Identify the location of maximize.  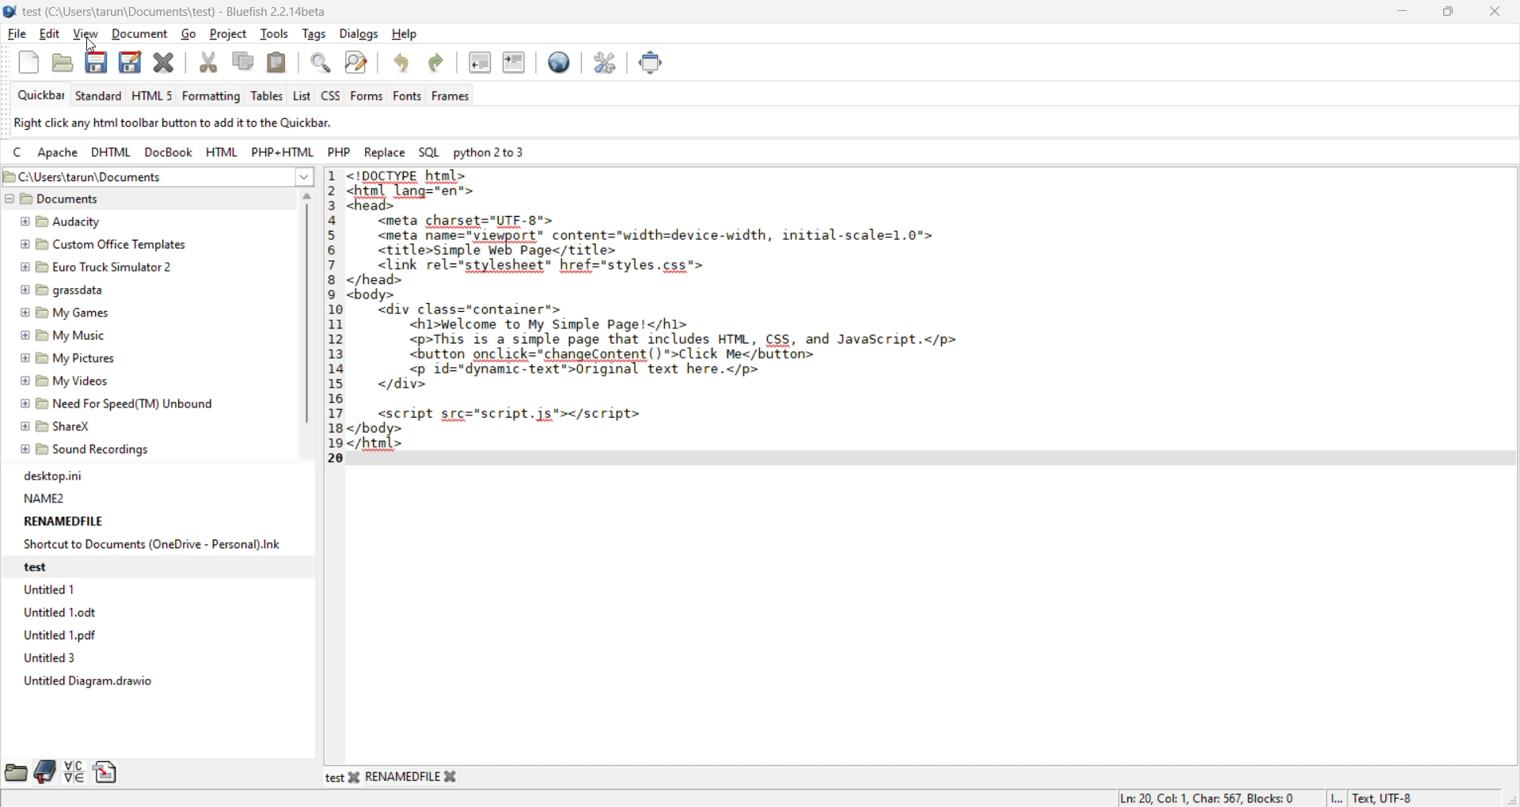
(1448, 14).